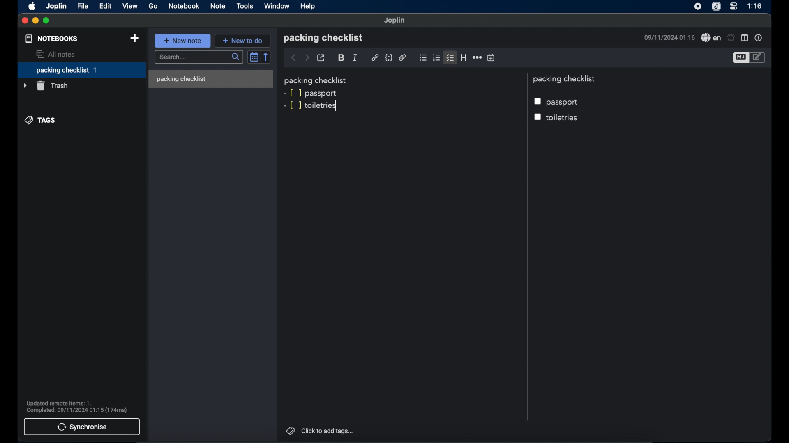  Describe the element at coordinates (218, 6) in the screenshot. I see `note` at that location.